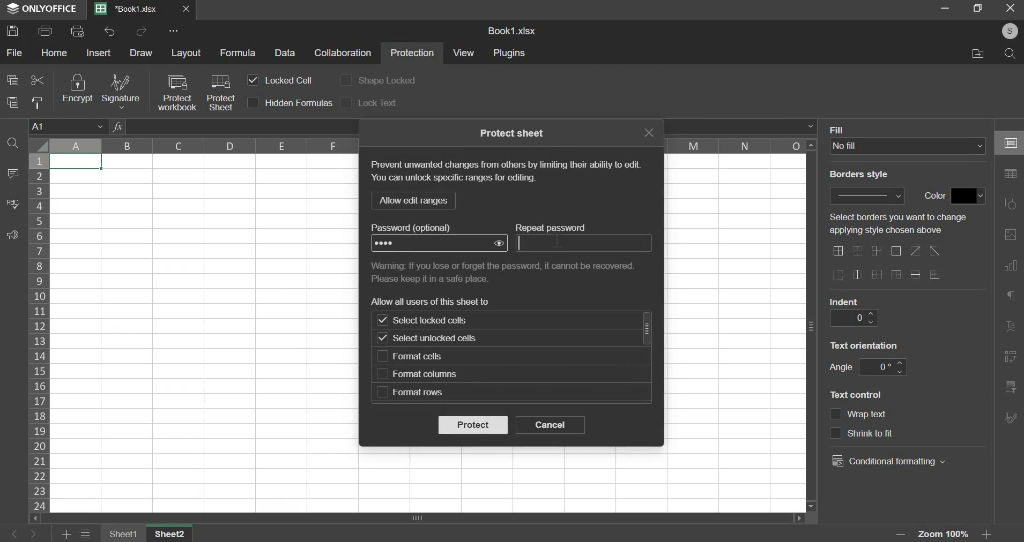 This screenshot has height=542, width=1024. What do you see at coordinates (505, 173) in the screenshot?
I see `text` at bounding box center [505, 173].